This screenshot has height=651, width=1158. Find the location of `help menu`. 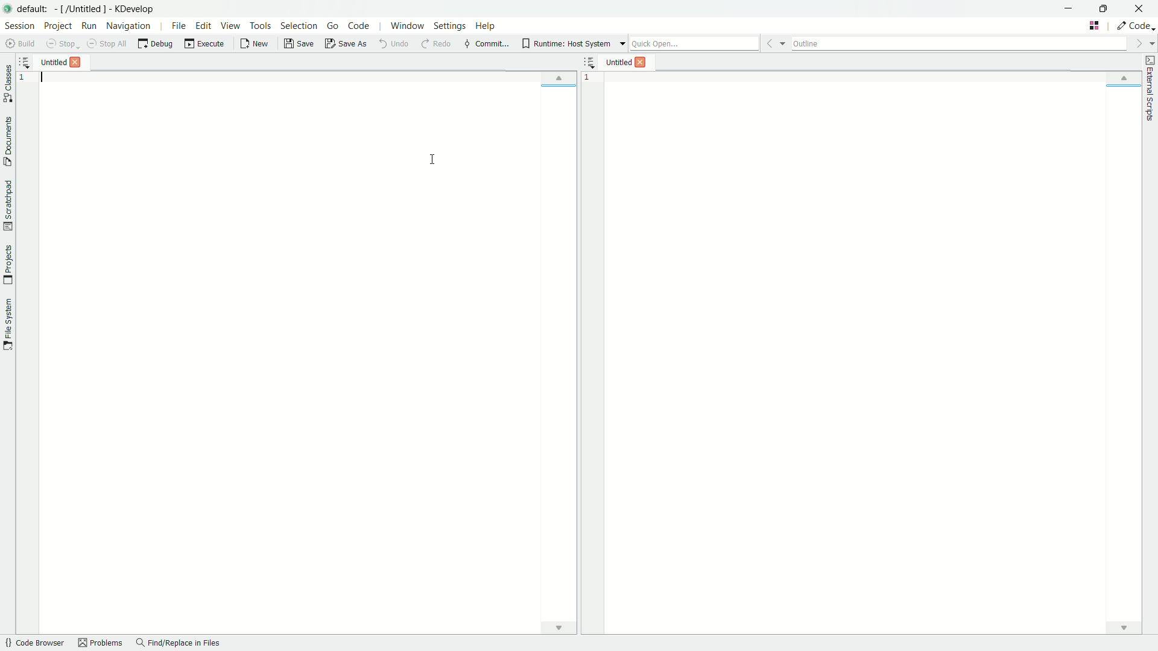

help menu is located at coordinates (486, 27).